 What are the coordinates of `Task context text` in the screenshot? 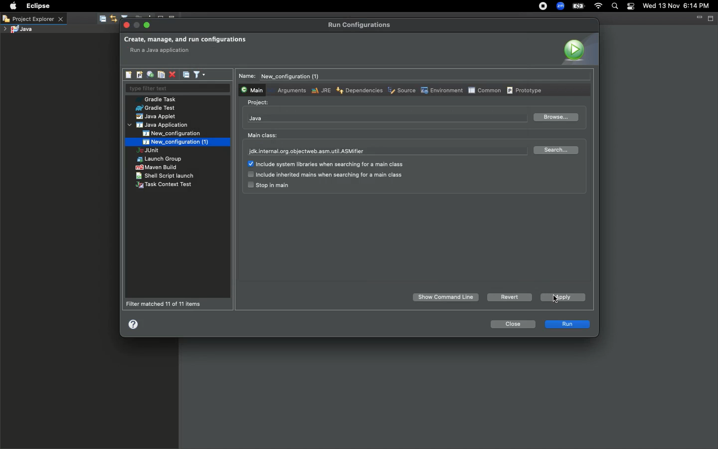 It's located at (165, 185).